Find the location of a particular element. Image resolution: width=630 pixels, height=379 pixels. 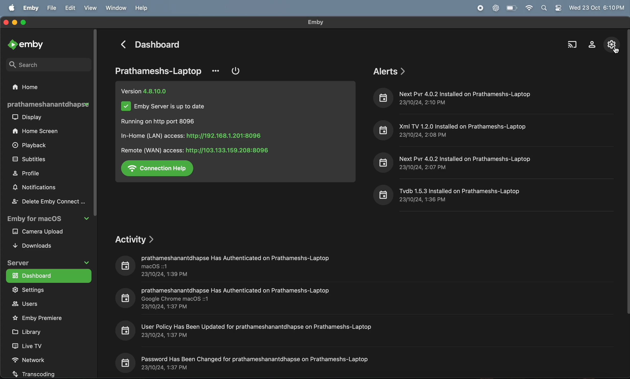

libraray is located at coordinates (39, 332).